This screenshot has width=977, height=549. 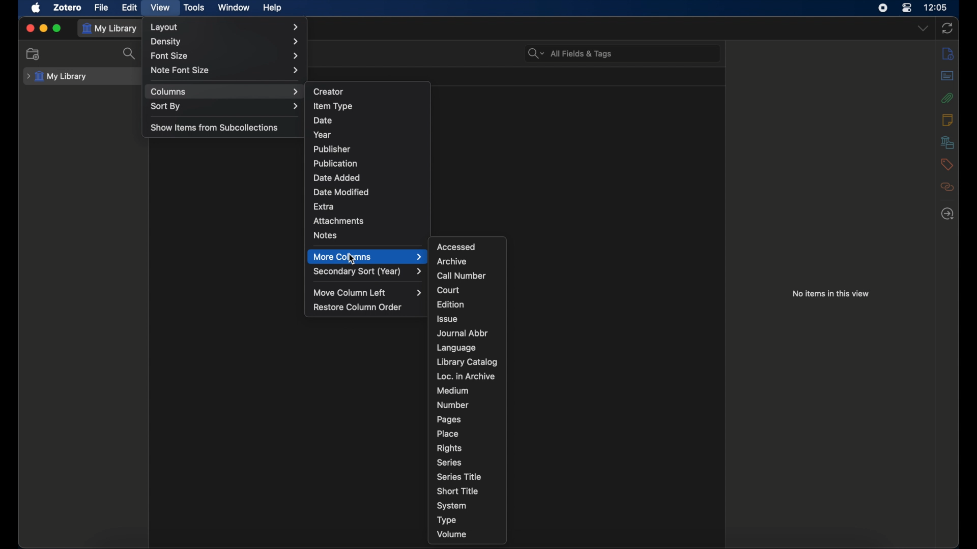 What do you see at coordinates (570, 53) in the screenshot?
I see `search bar` at bounding box center [570, 53].